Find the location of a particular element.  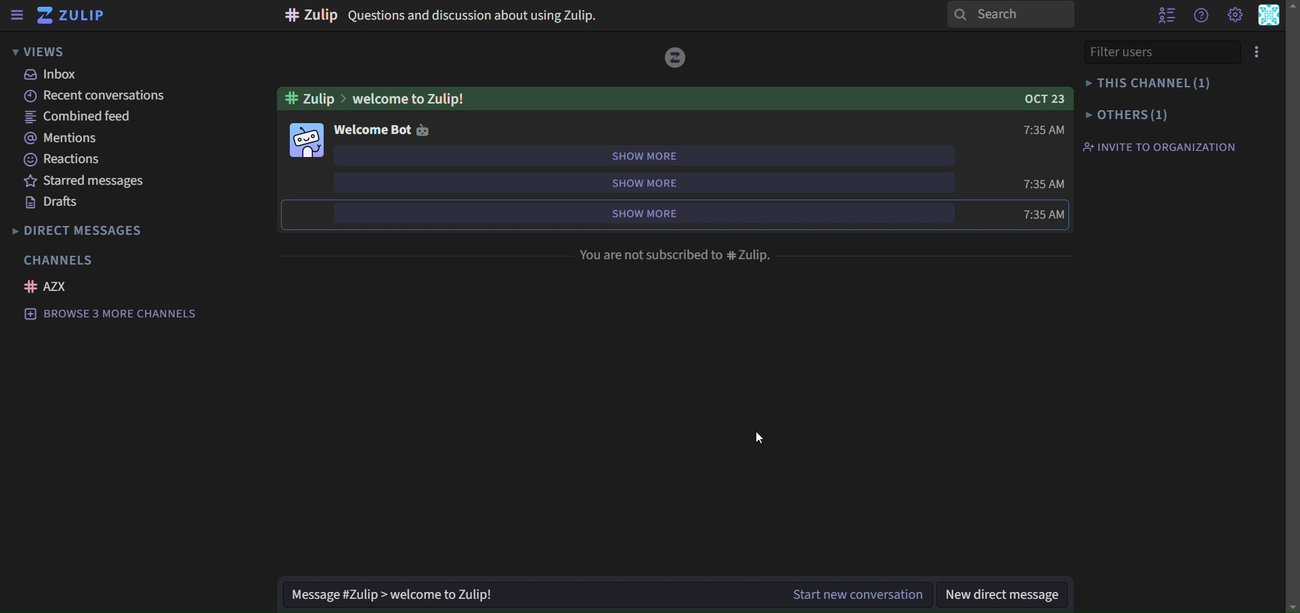

icon is located at coordinates (675, 56).